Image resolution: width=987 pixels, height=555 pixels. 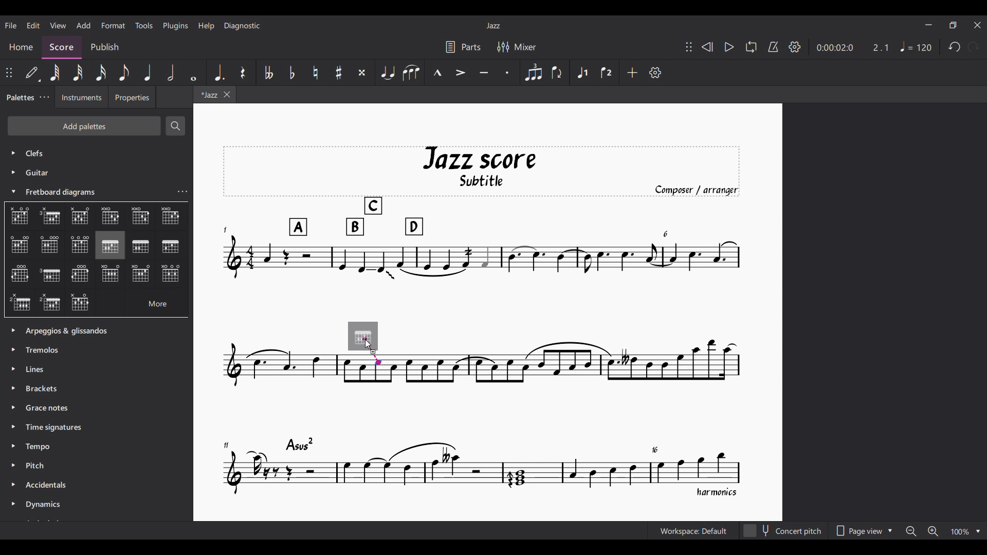 I want to click on Accidentals, so click(x=49, y=486).